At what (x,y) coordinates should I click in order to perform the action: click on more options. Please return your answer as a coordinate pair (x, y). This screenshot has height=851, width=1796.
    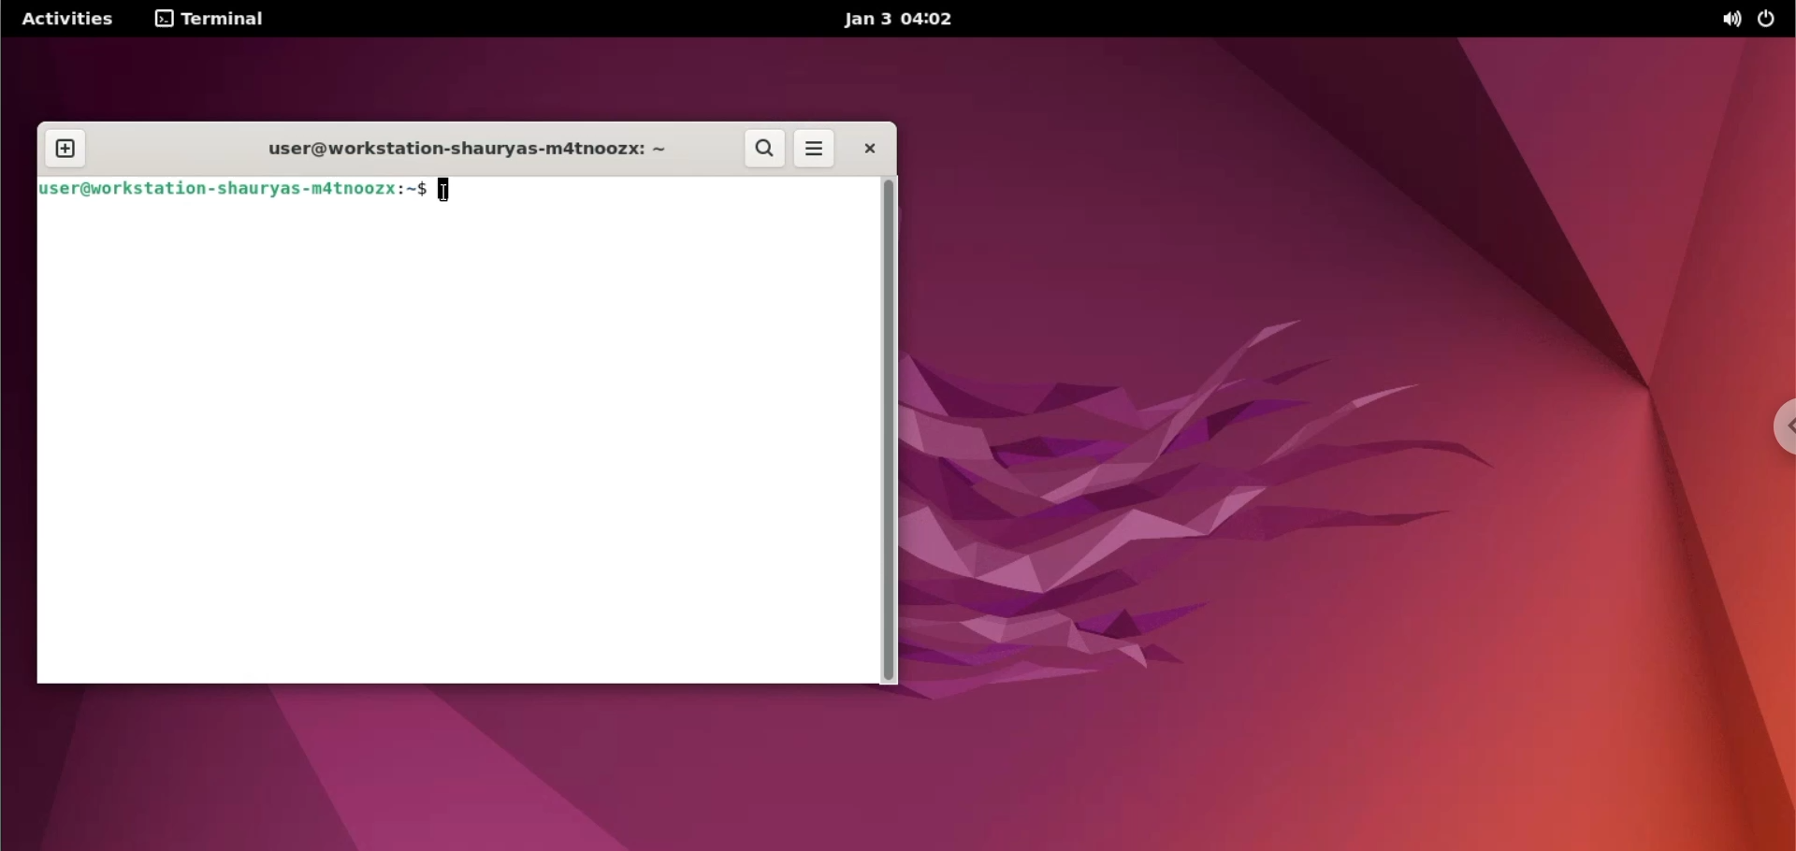
    Looking at the image, I should click on (816, 148).